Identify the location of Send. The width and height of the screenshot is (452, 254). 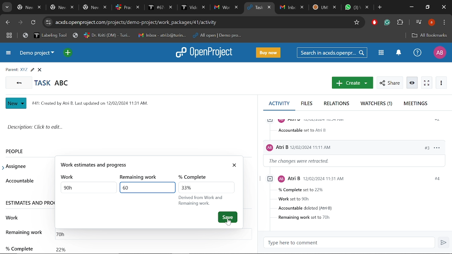
(444, 243).